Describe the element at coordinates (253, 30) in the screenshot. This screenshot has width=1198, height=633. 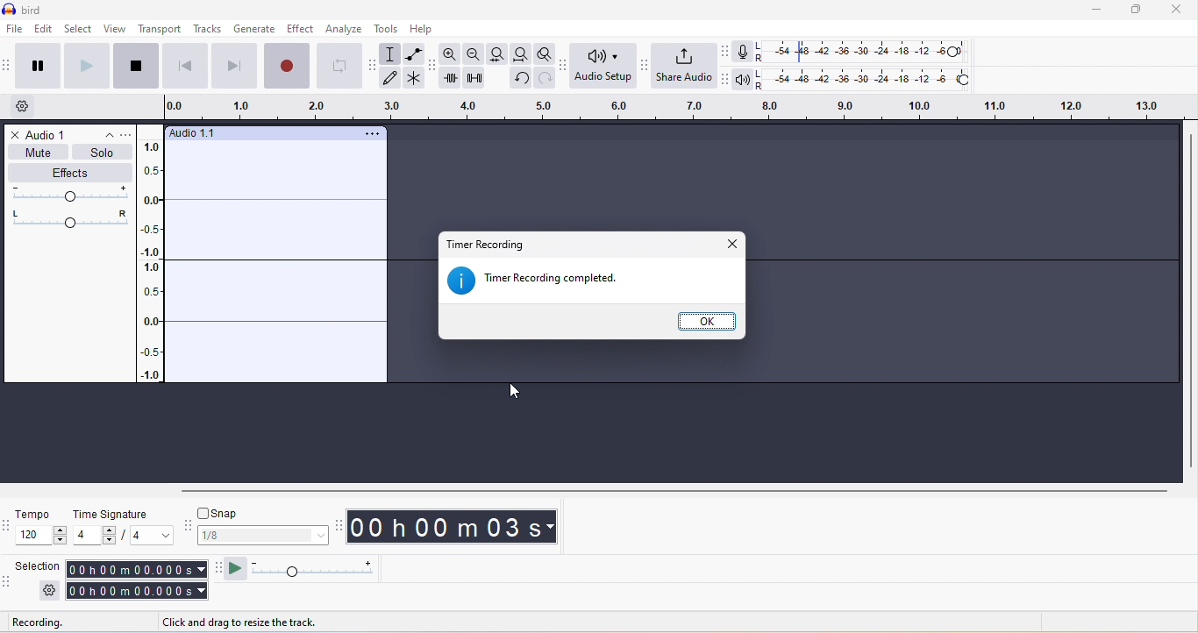
I see `generate` at that location.